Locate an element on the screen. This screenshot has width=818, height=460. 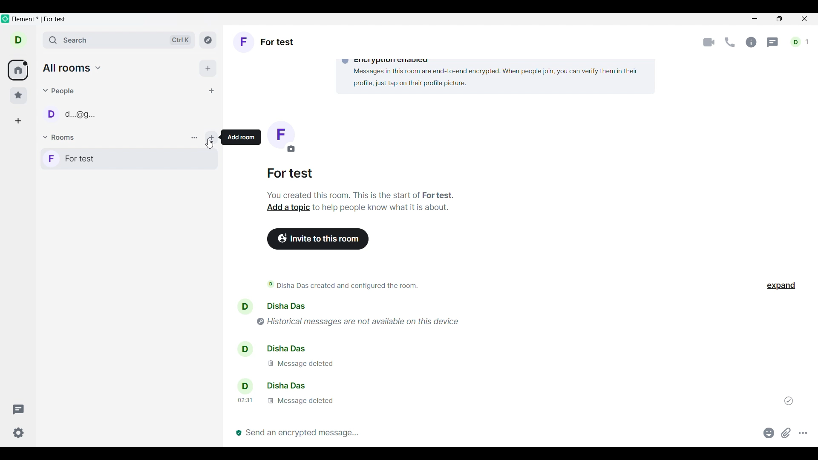
element logo is located at coordinates (5, 19).